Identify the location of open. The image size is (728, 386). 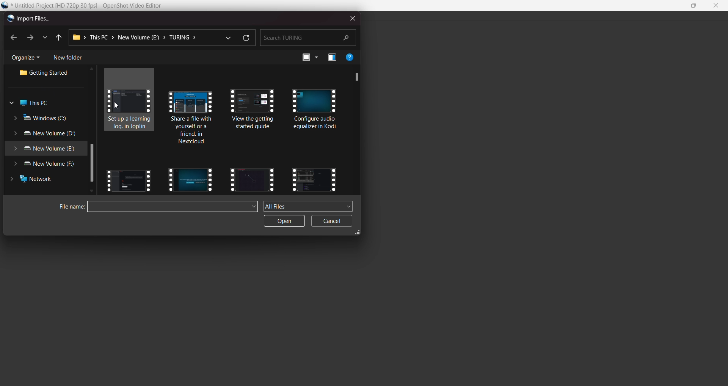
(284, 221).